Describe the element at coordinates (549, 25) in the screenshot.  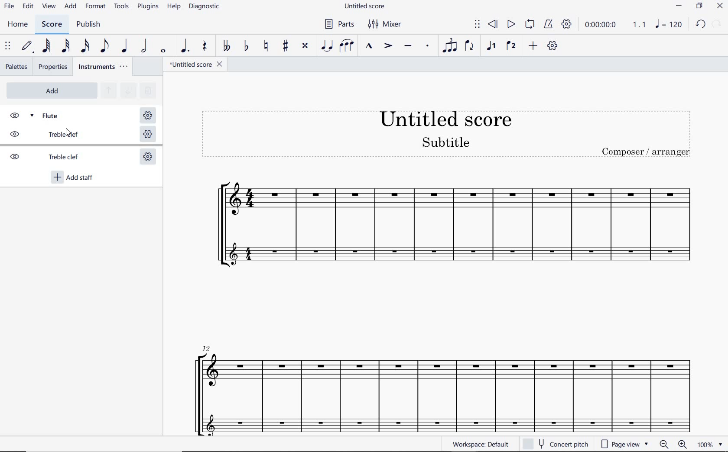
I see `METRONOME` at that location.